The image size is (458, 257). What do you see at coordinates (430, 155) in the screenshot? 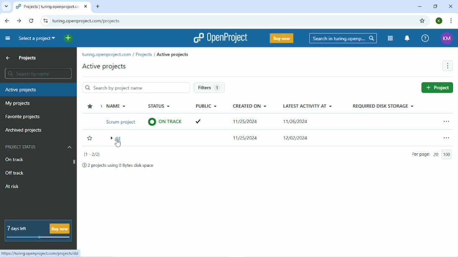
I see `Per page: 20|100` at bounding box center [430, 155].